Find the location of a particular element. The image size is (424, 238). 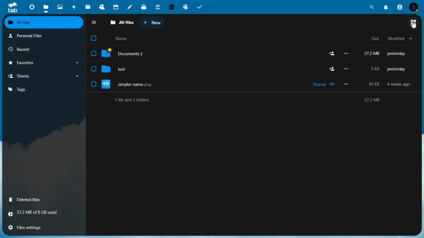

upgrade is located at coordinates (157, 6).